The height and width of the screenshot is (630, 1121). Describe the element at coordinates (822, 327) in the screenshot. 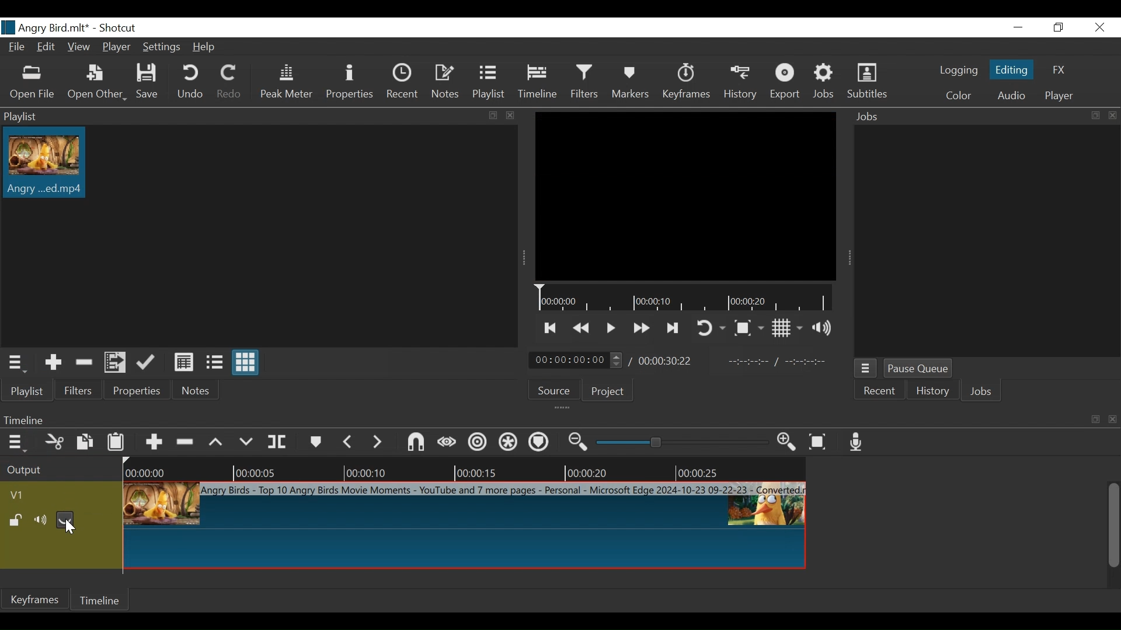

I see `Show volume control` at that location.